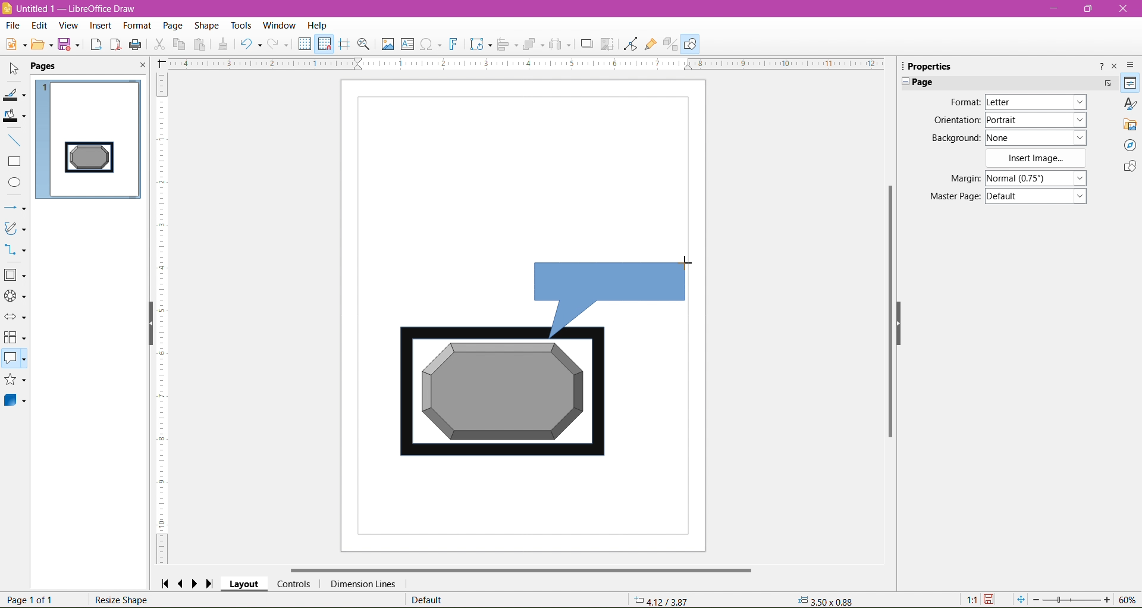  I want to click on Helplines while moving, so click(344, 43).